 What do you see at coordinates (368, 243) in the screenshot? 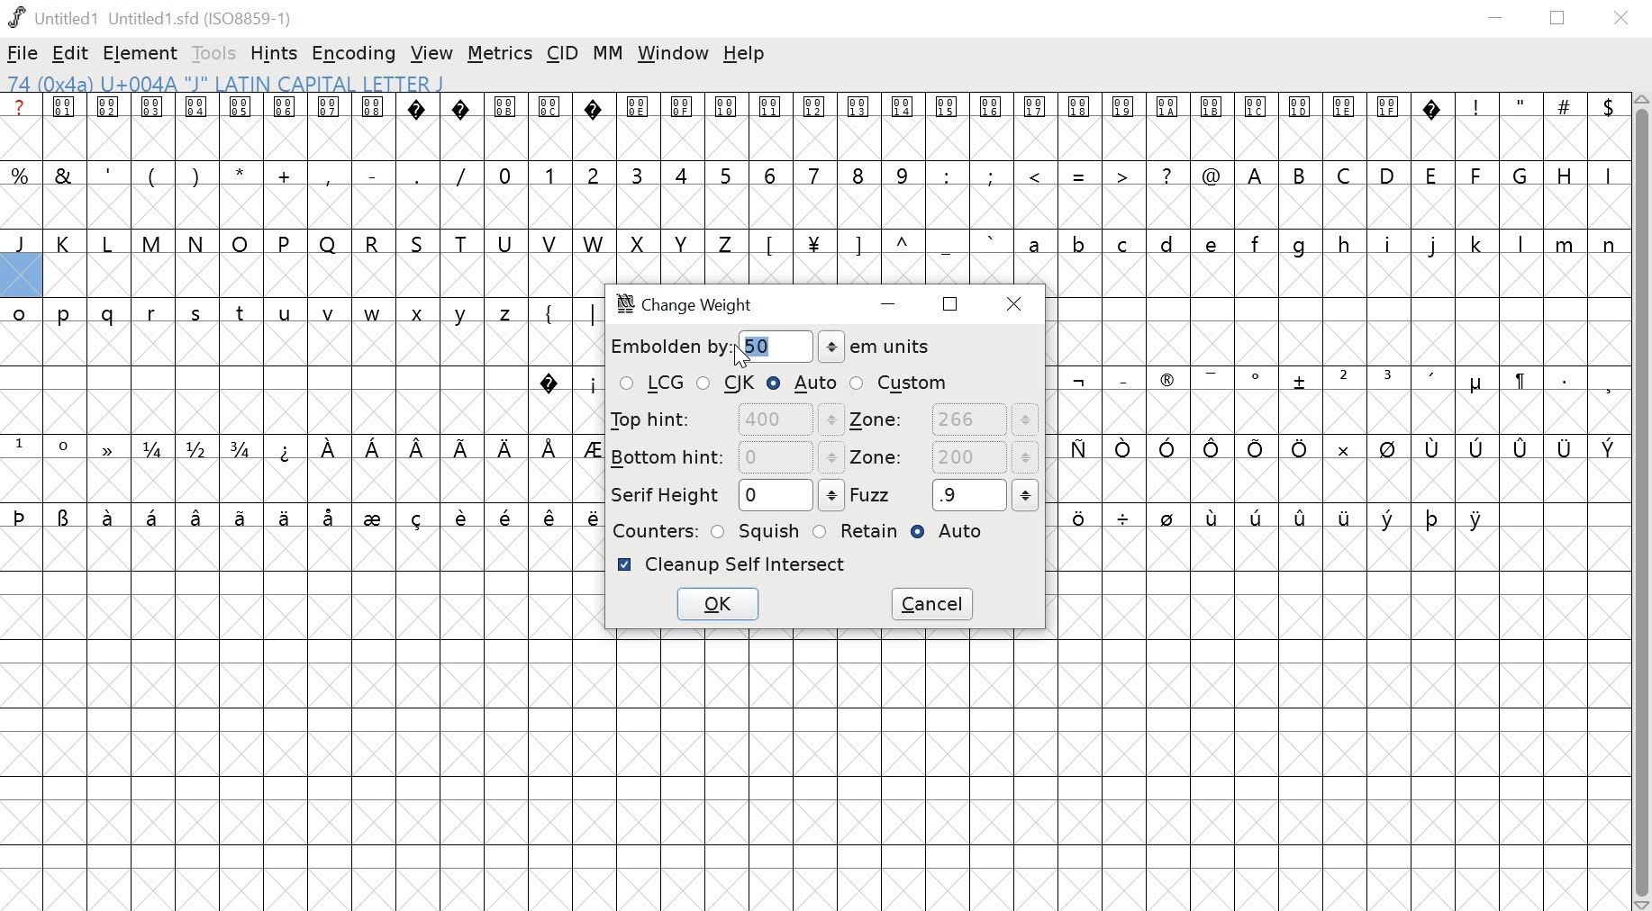
I see `uppercase letters` at bounding box center [368, 243].